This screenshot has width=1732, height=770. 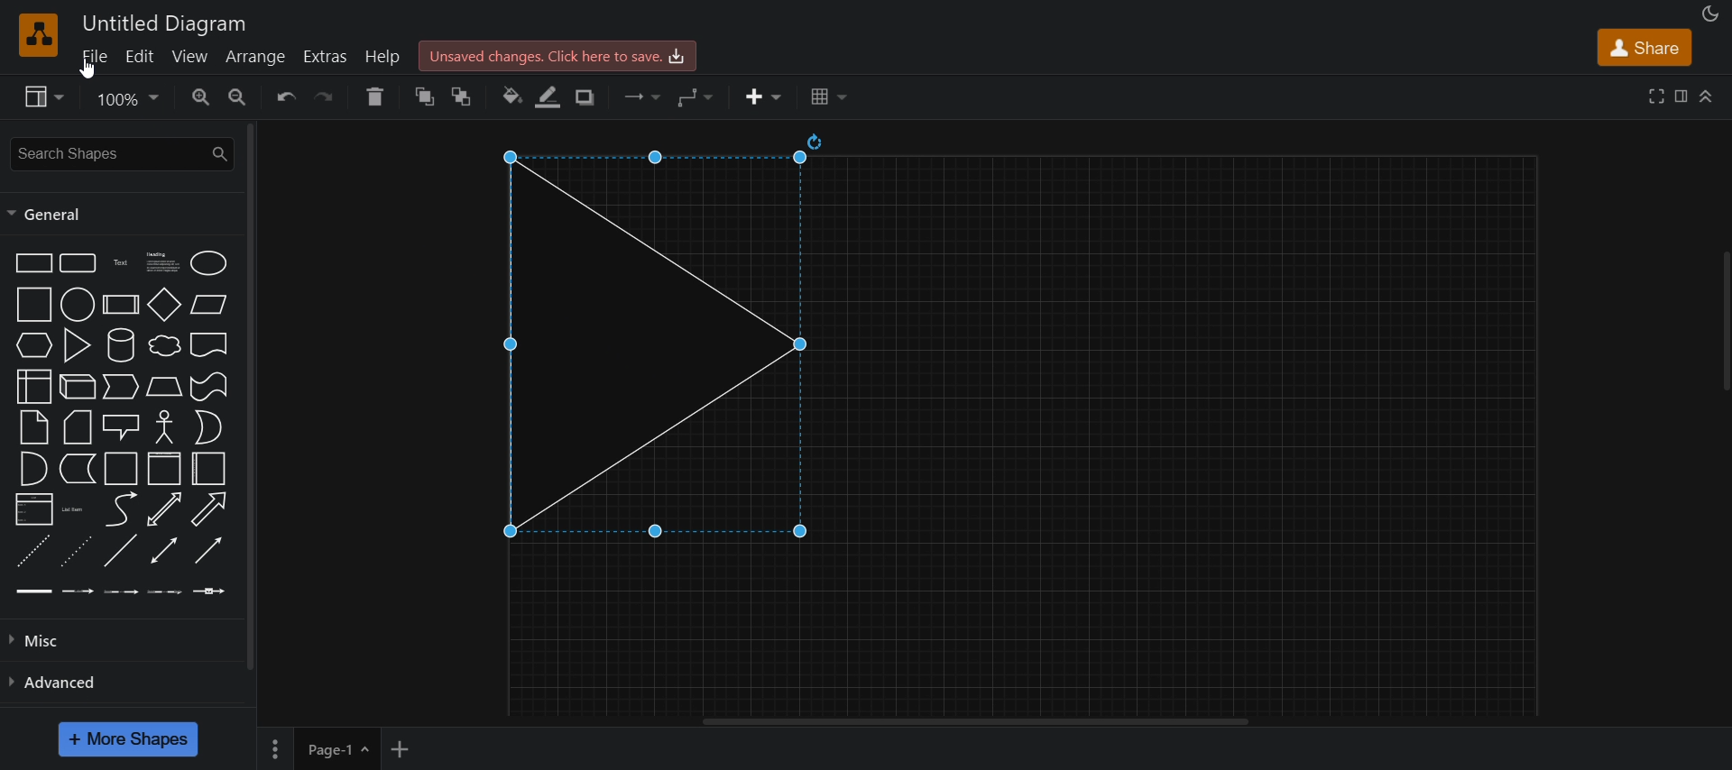 I want to click on line, so click(x=120, y=549).